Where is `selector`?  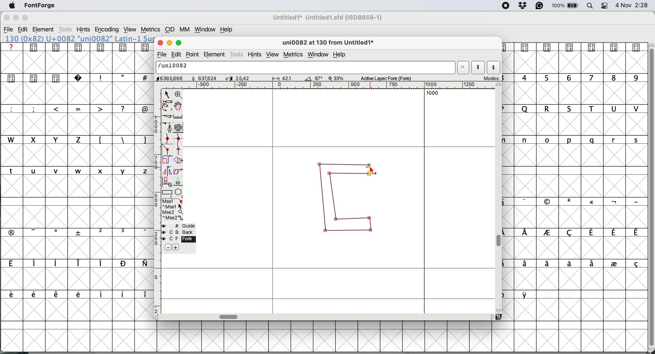
selector is located at coordinates (167, 95).